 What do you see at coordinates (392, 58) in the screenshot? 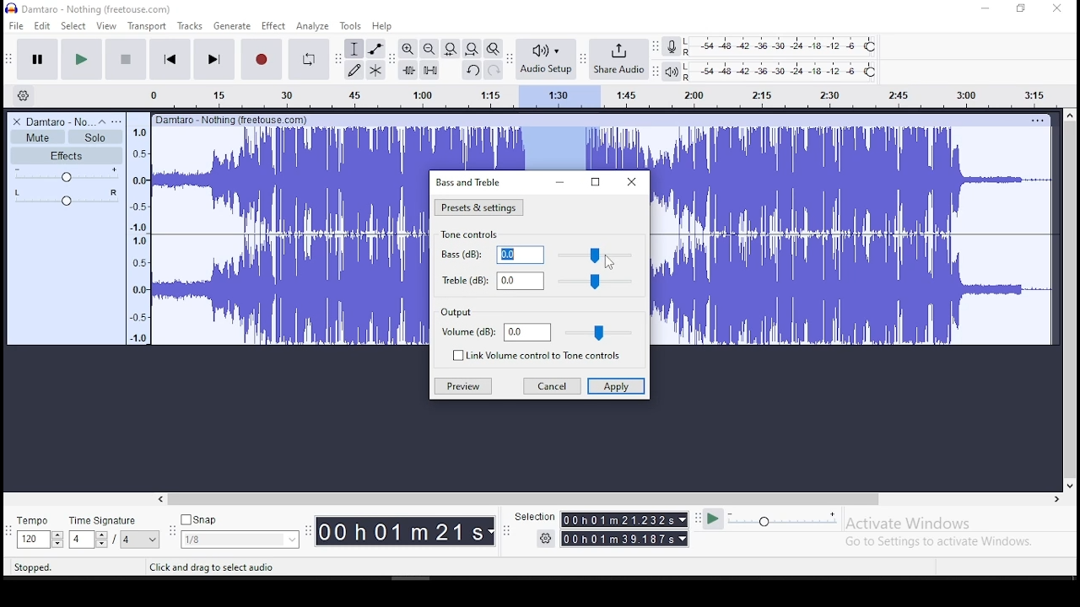
I see `` at bounding box center [392, 58].